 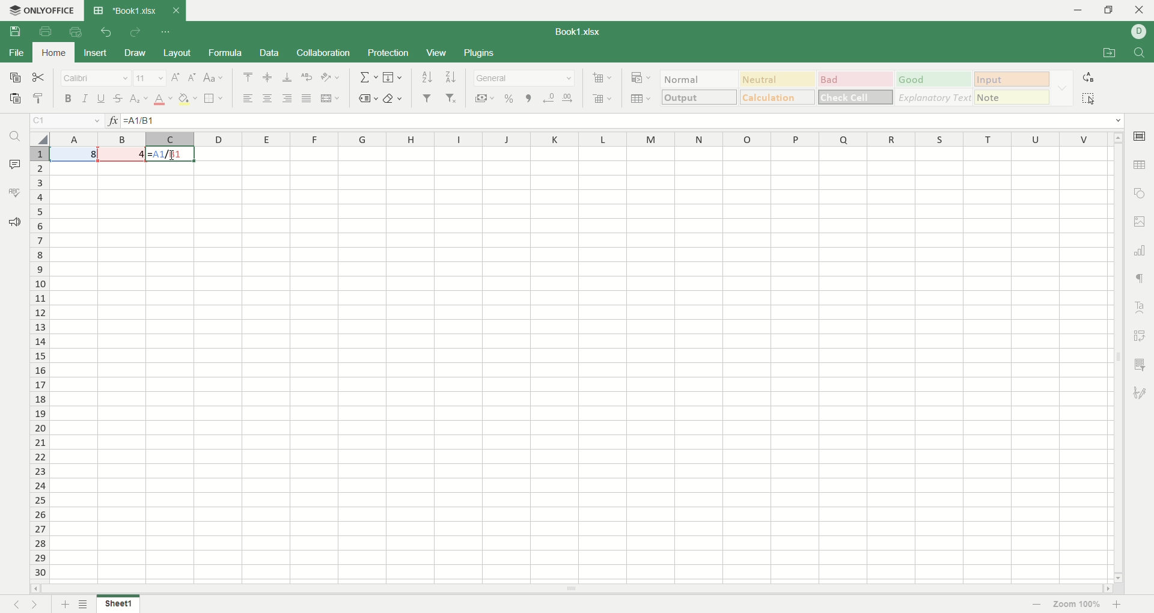 What do you see at coordinates (427, 98) in the screenshot?
I see `filter` at bounding box center [427, 98].